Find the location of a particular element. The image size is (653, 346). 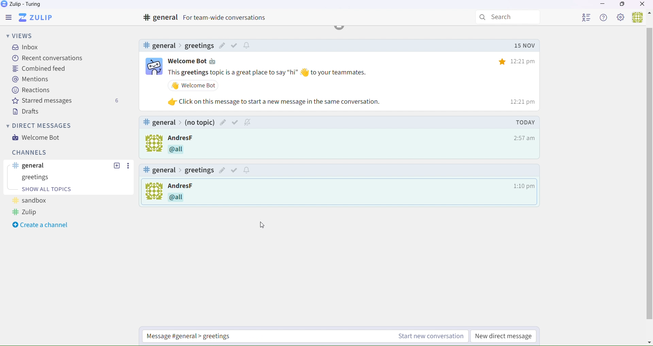

#general is located at coordinates (210, 18).